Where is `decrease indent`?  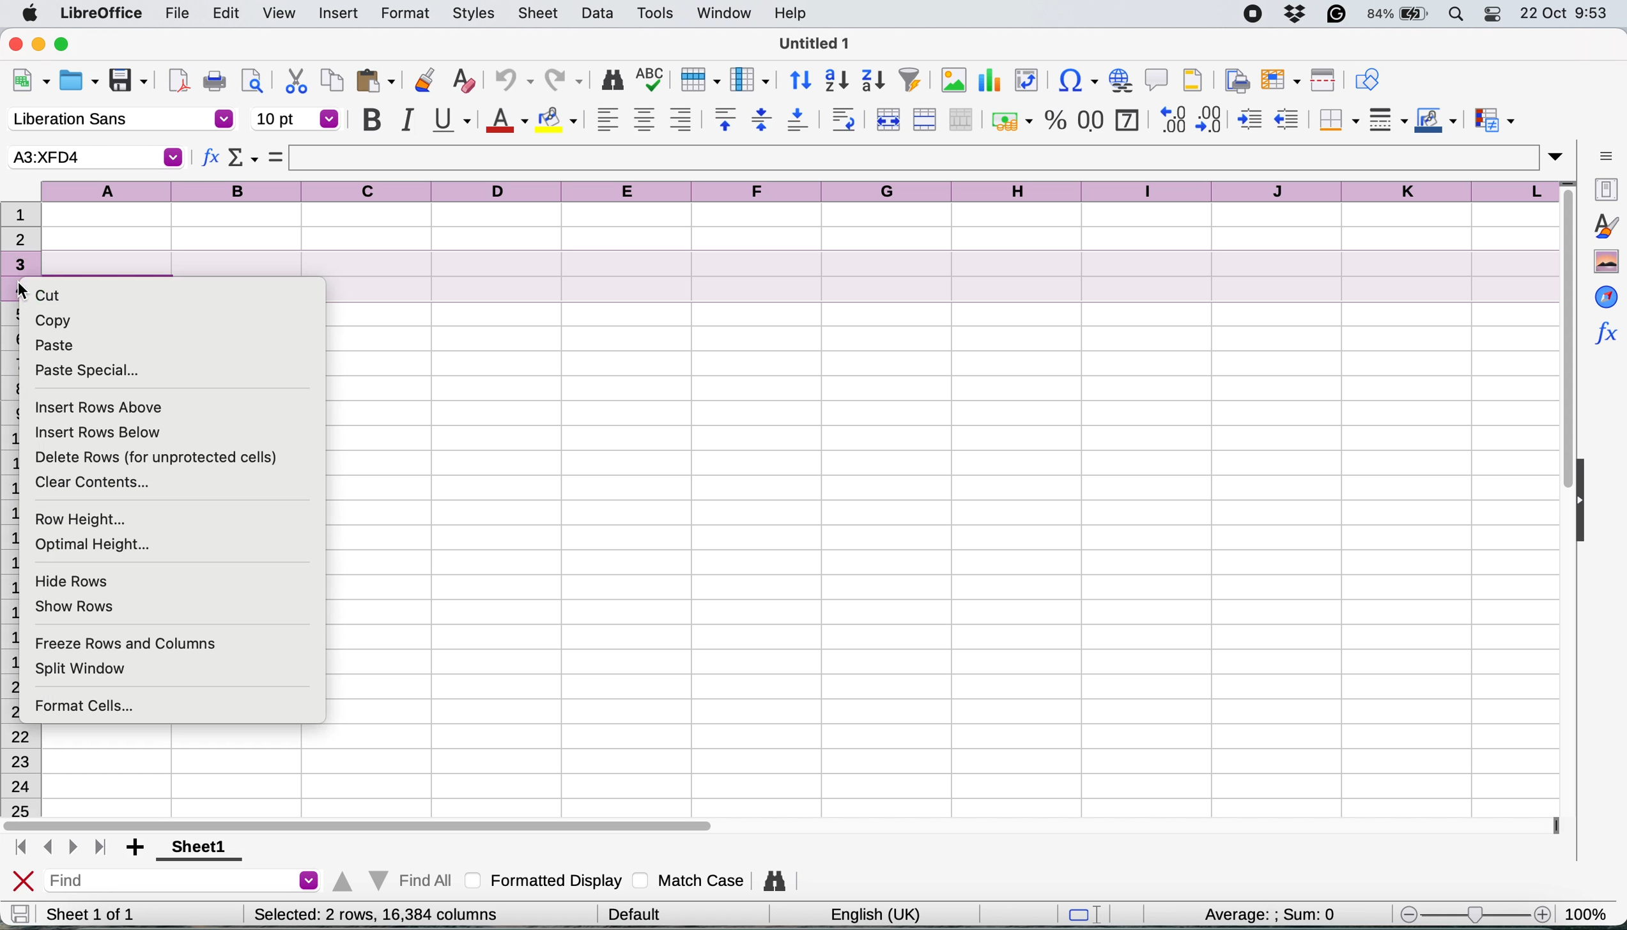 decrease indent is located at coordinates (1289, 118).